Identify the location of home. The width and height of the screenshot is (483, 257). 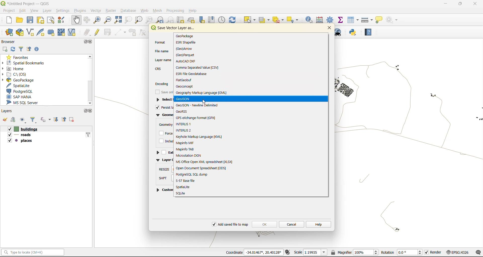
(15, 69).